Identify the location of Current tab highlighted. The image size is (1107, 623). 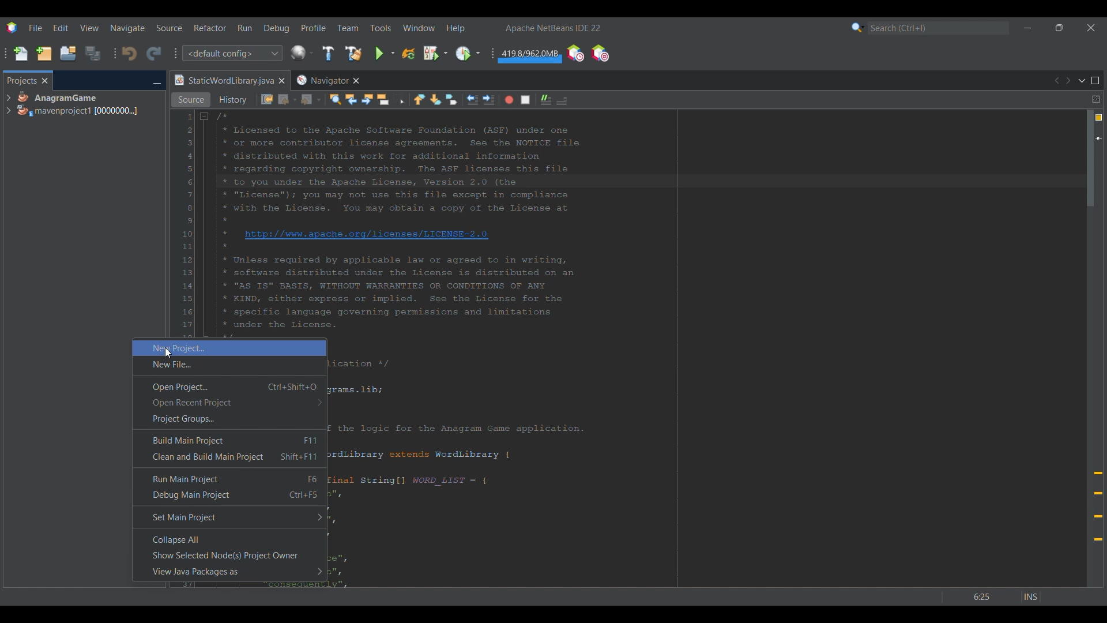
(223, 81).